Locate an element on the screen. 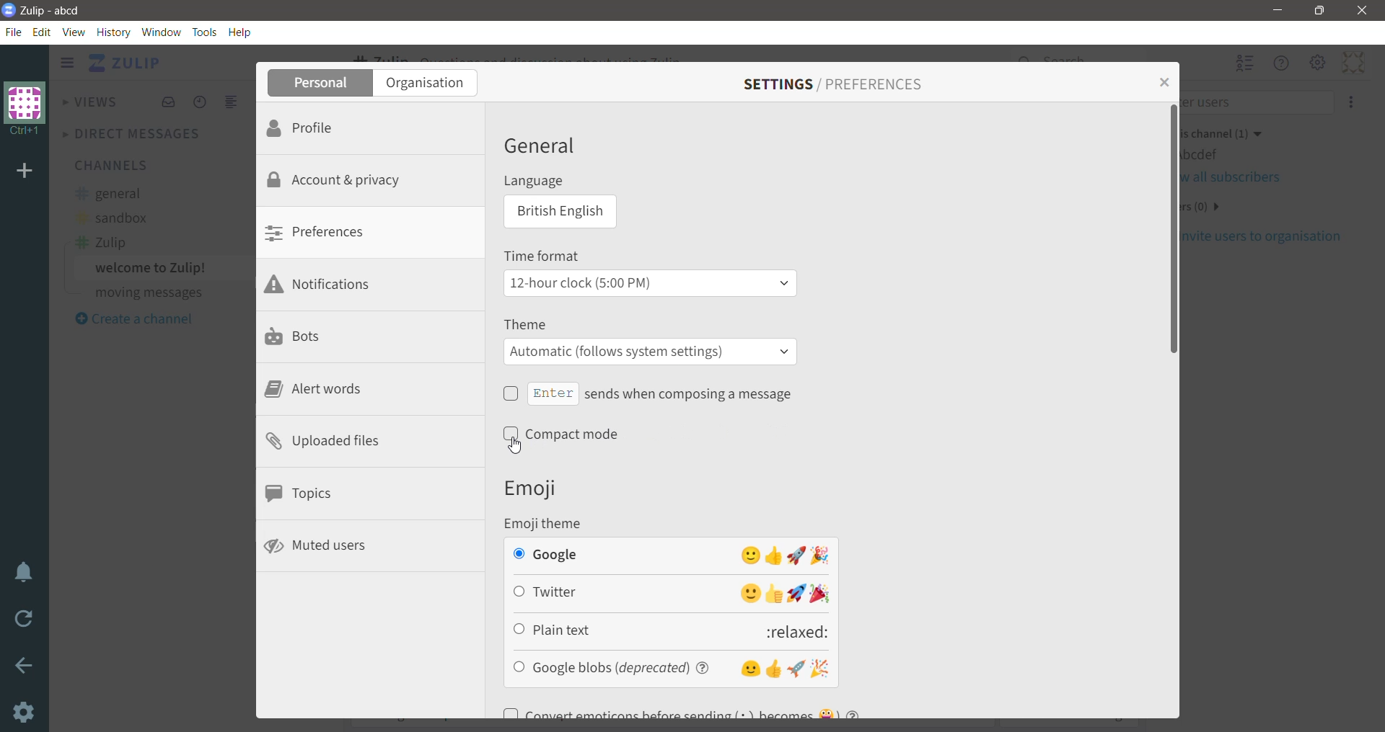 Image resolution: width=1385 pixels, height=732 pixels. Account and privacy is located at coordinates (337, 180).